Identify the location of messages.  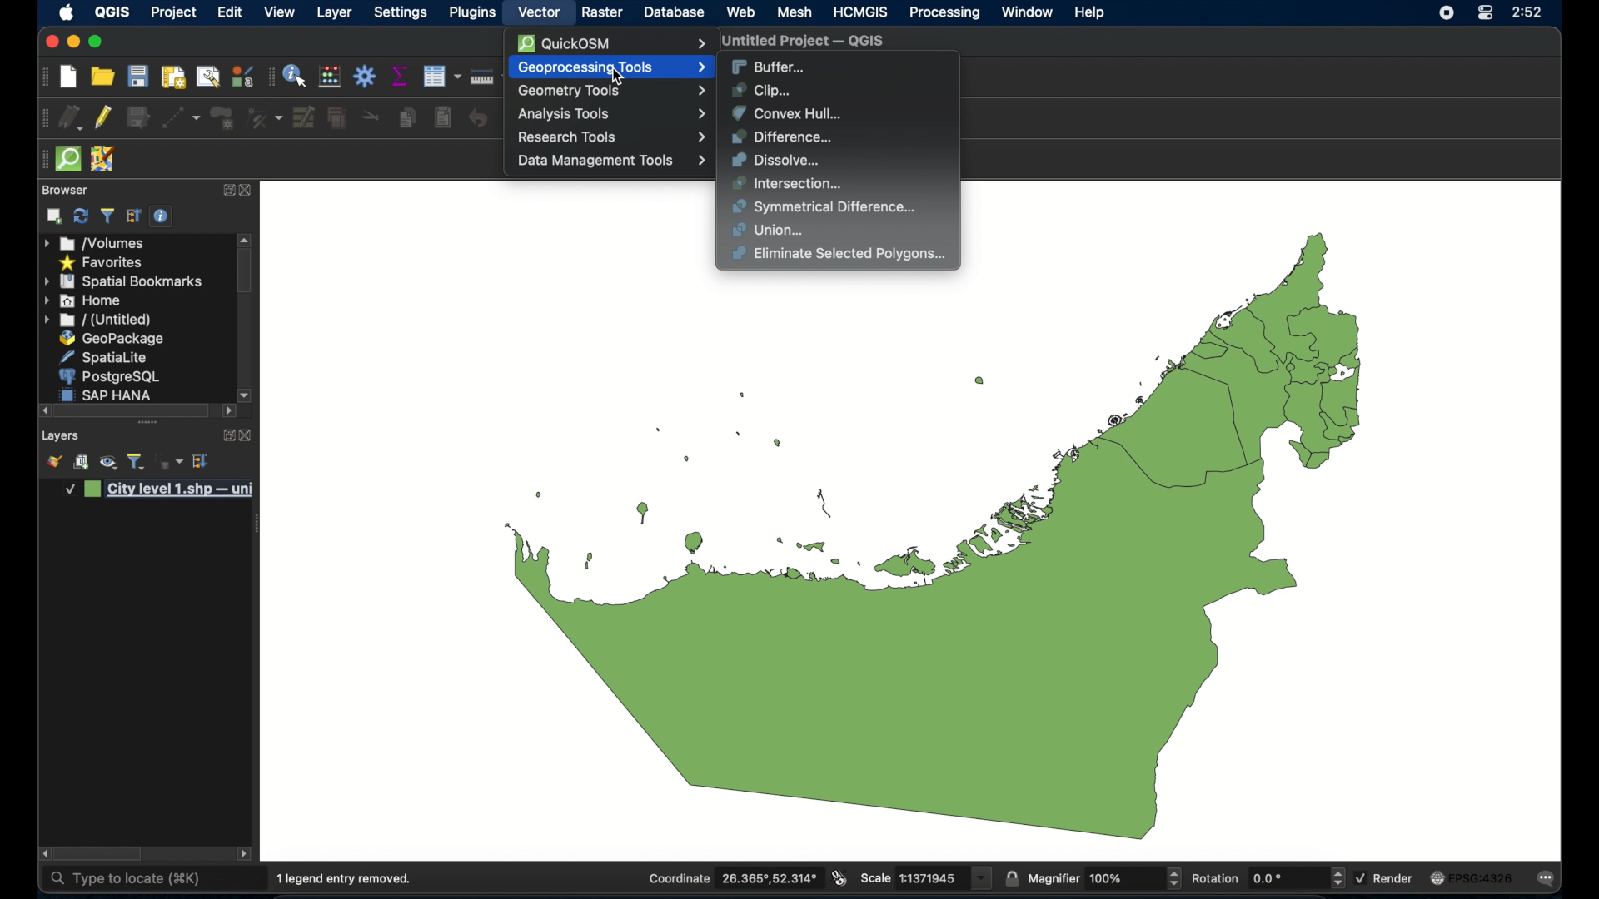
(1550, 879).